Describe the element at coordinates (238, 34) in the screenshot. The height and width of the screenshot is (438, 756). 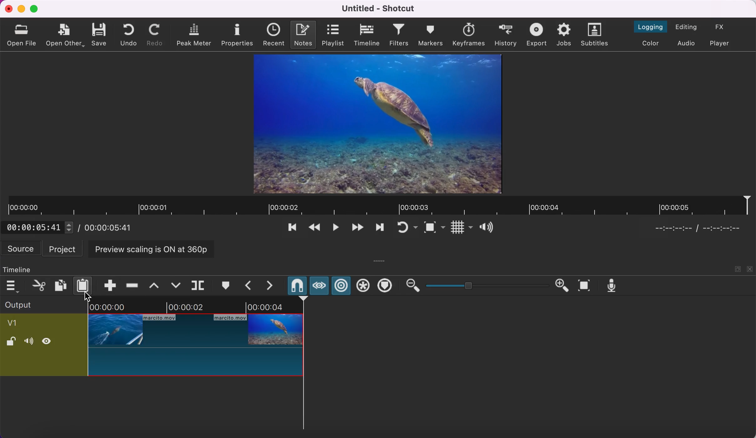
I see `properties` at that location.